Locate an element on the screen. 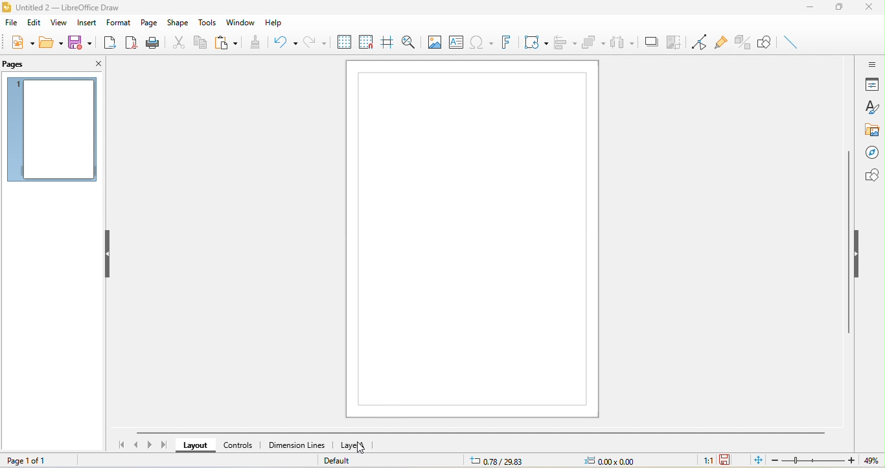 This screenshot has height=468, width=885. close is located at coordinates (96, 63).